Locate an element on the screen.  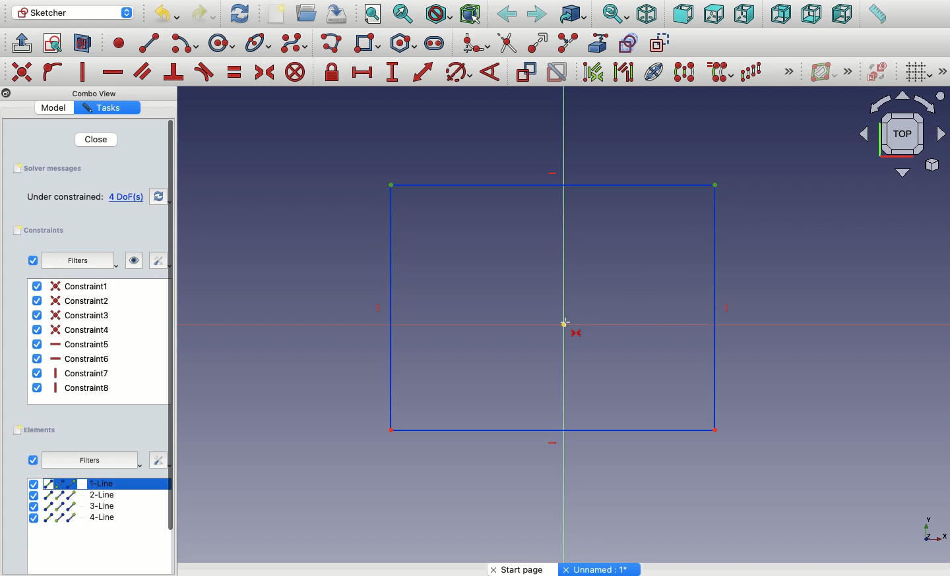
Isometric is located at coordinates (646, 15).